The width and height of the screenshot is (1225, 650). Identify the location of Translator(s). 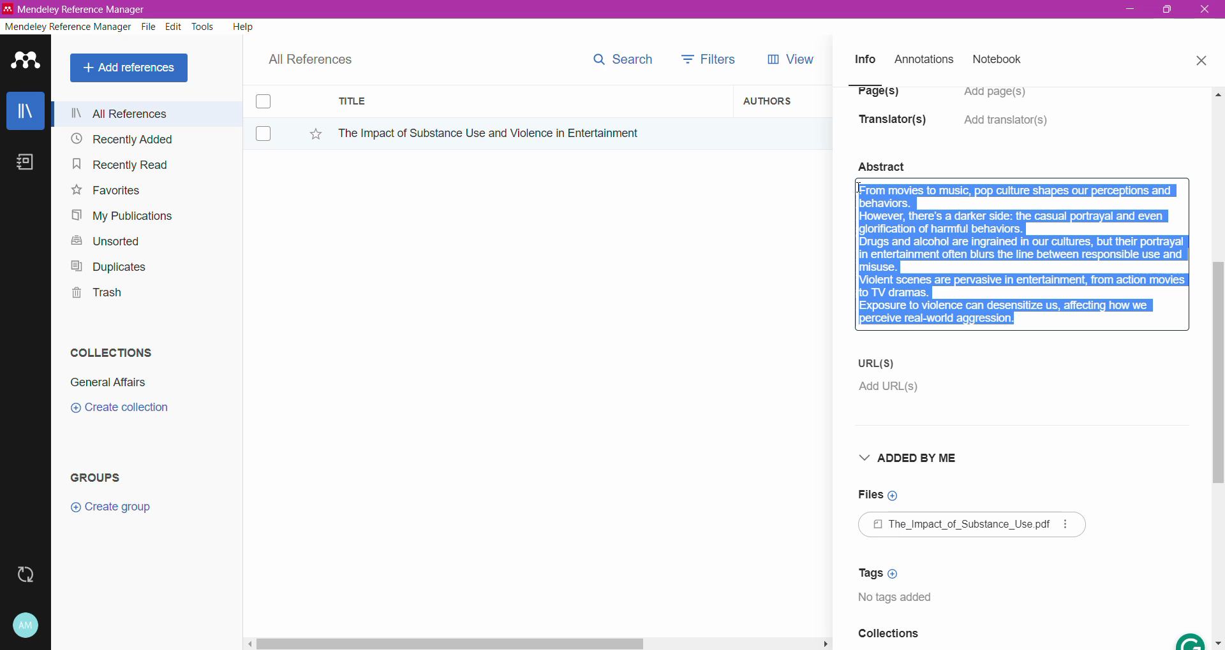
(896, 126).